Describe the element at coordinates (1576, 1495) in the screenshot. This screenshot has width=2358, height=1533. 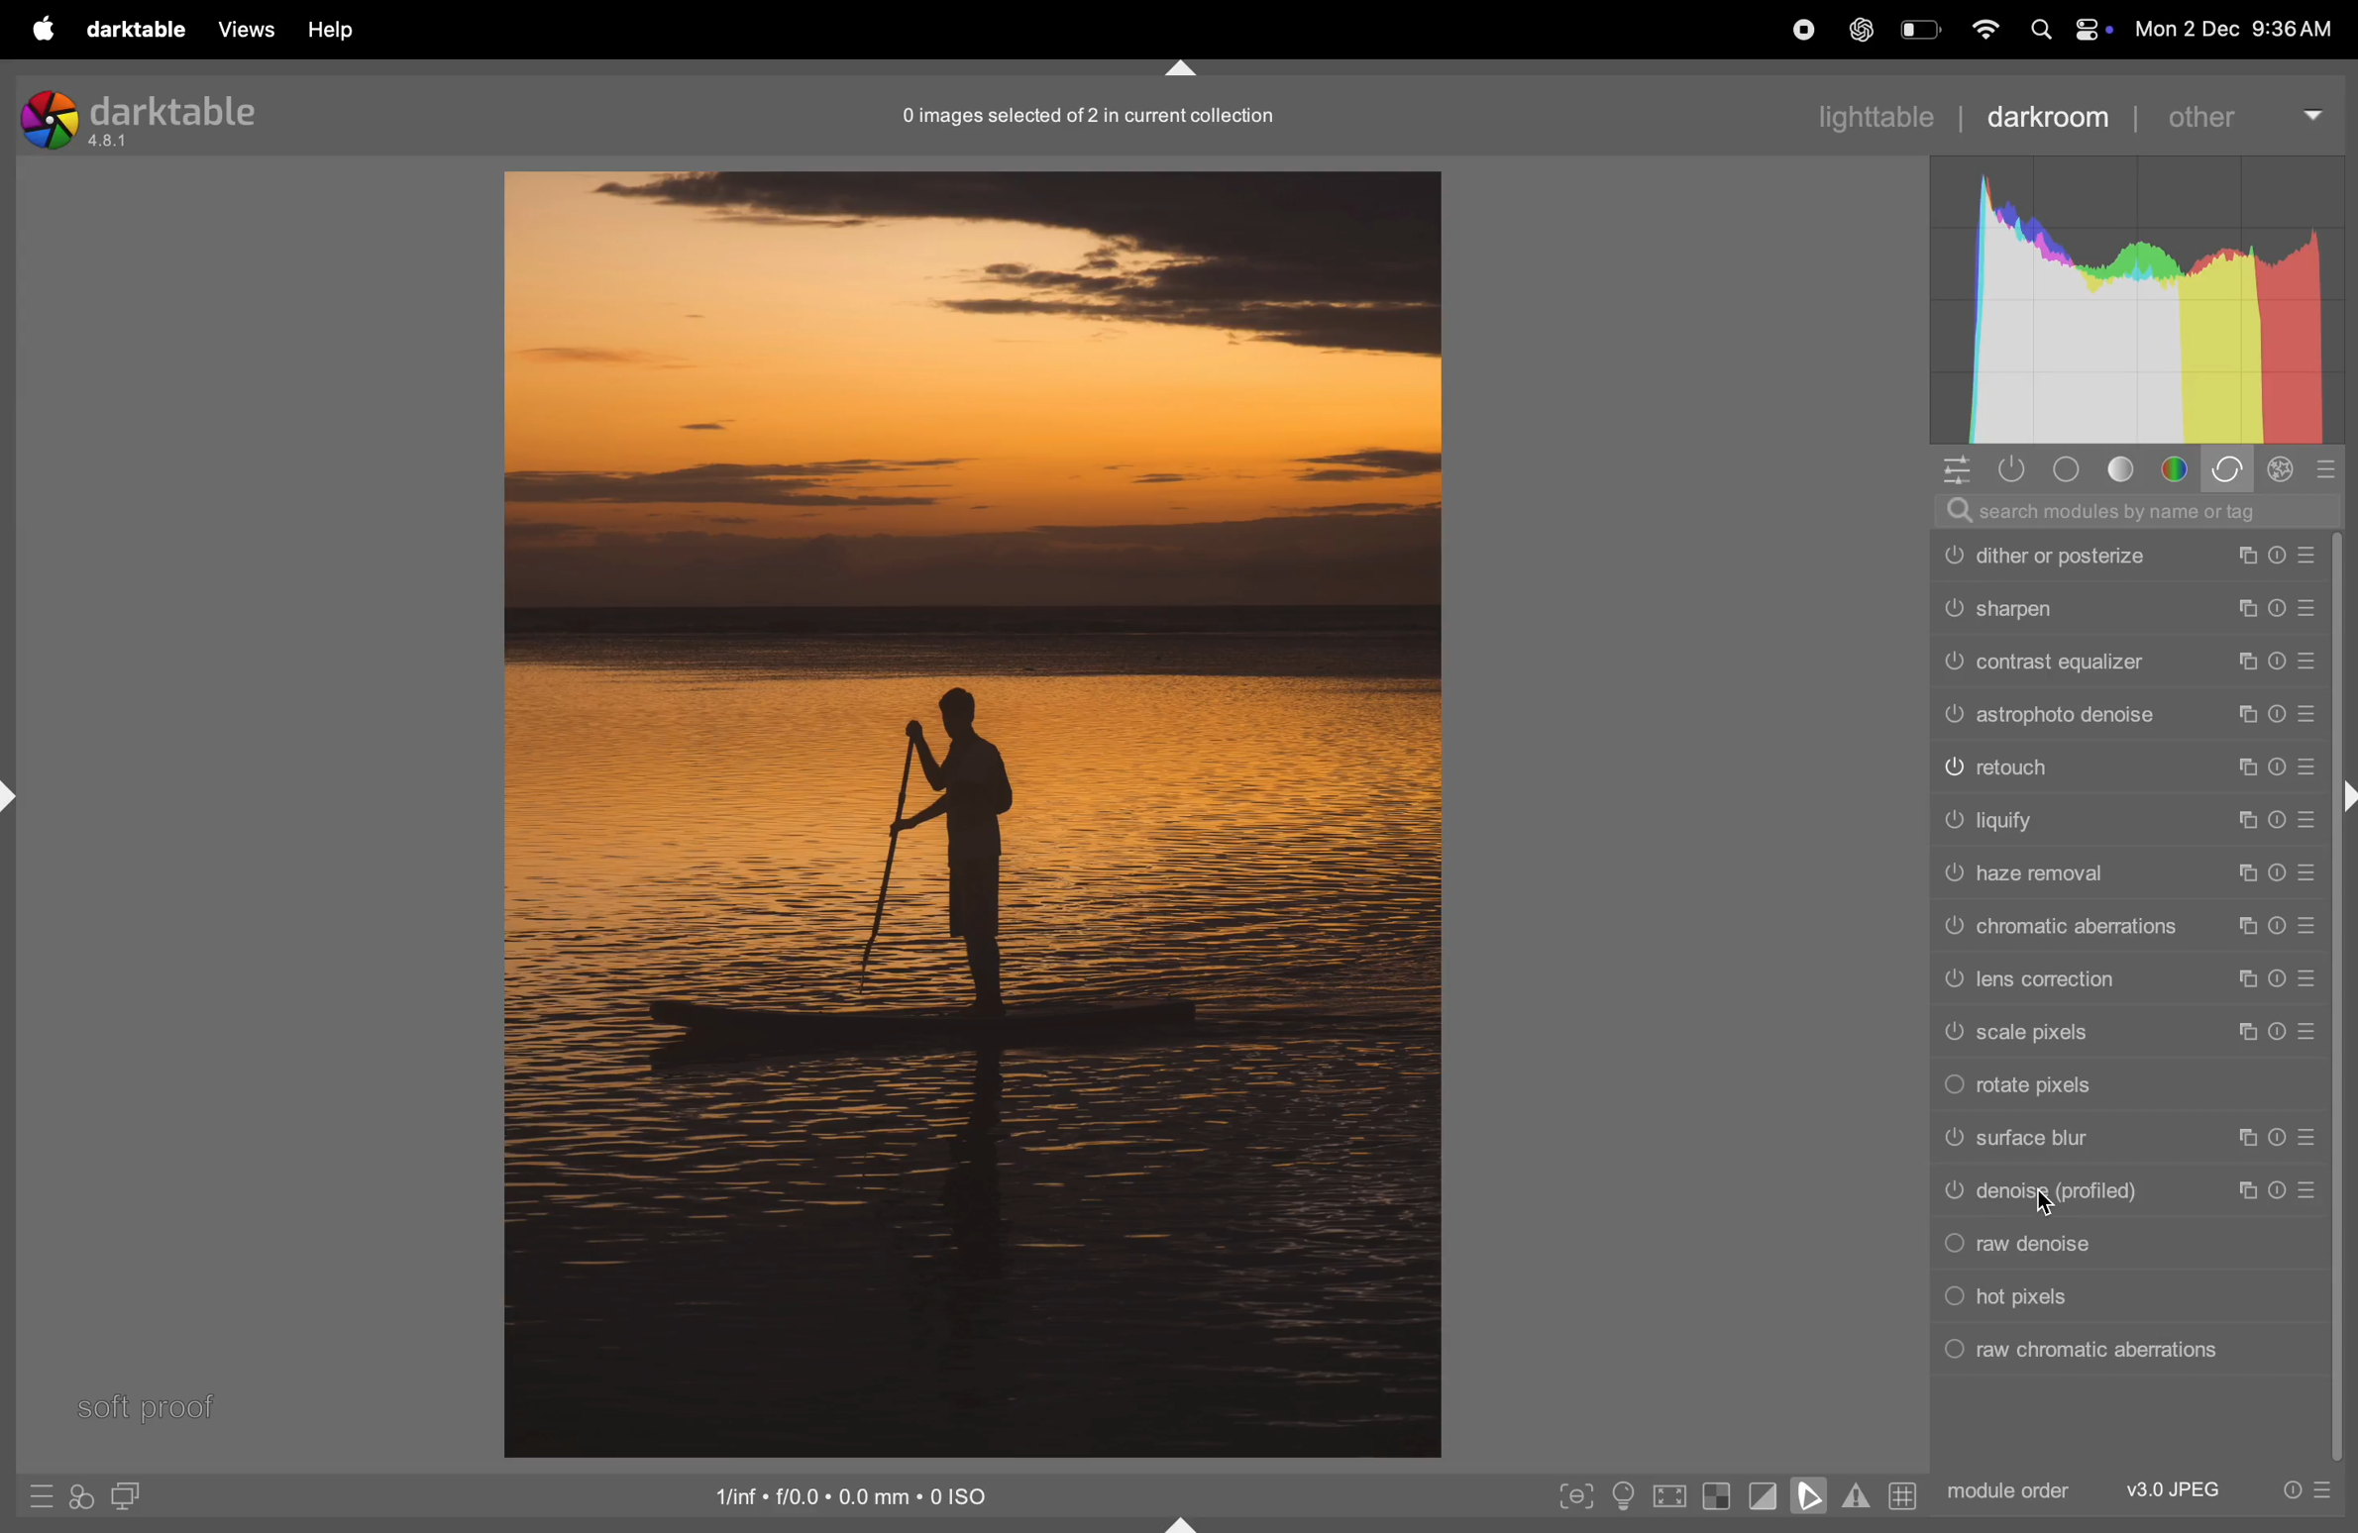
I see `toggle peak focusing` at that location.